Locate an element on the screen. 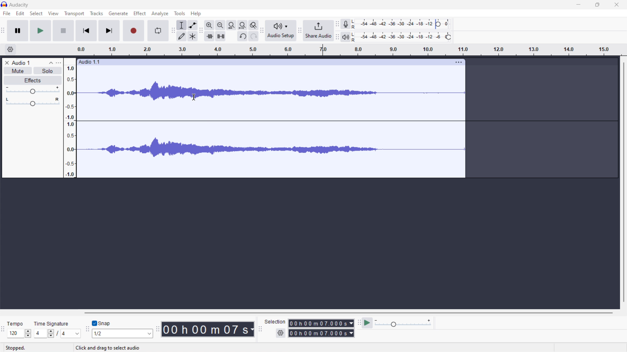 The height and width of the screenshot is (352, 627). stopped. is located at coordinates (16, 348).